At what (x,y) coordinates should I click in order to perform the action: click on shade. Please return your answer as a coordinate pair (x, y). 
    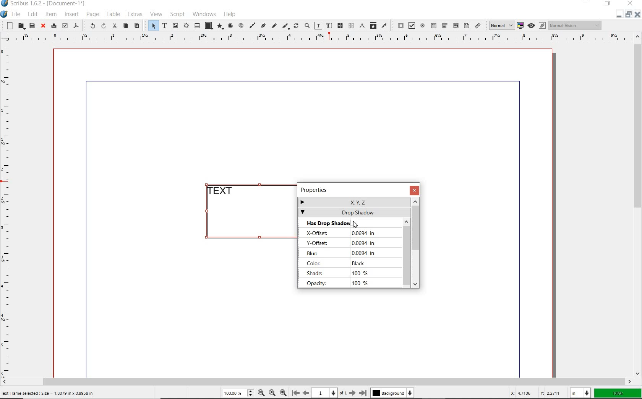
    Looking at the image, I should click on (339, 273).